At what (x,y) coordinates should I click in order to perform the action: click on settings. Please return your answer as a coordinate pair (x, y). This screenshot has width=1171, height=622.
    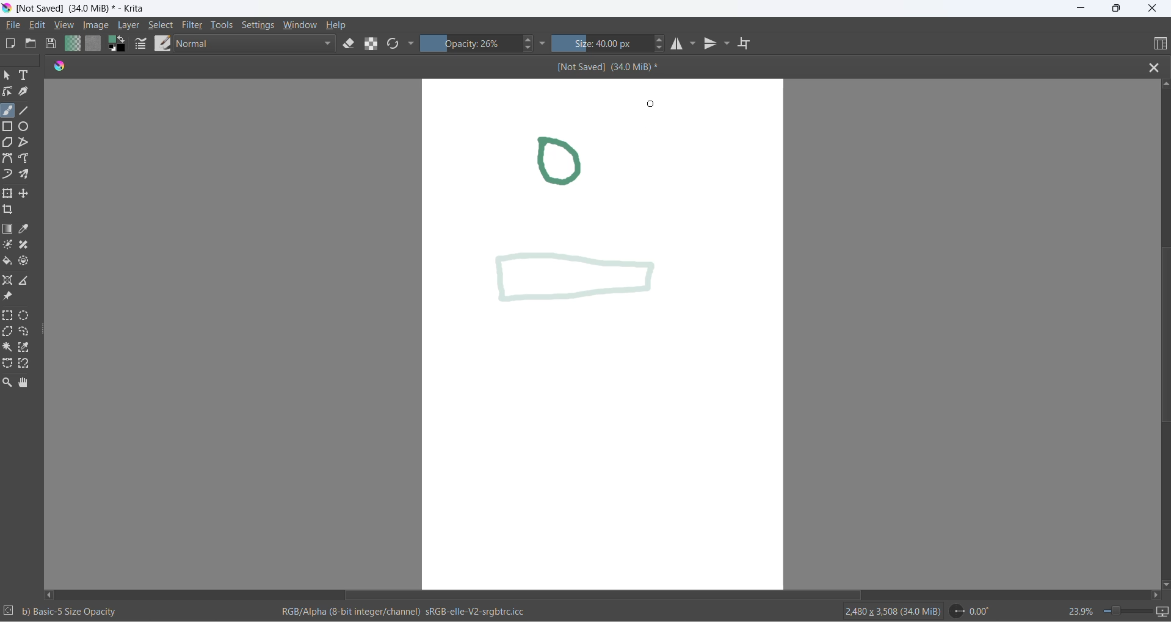
    Looking at the image, I should click on (256, 26).